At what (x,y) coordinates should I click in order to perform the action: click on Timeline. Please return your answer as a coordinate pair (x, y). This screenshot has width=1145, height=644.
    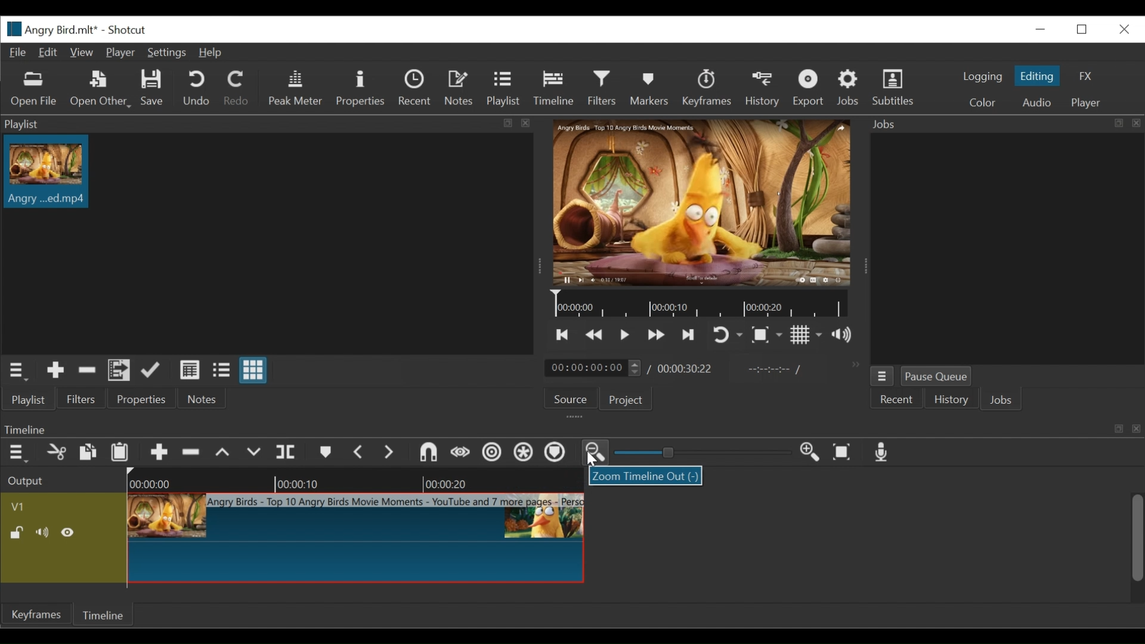
    Looking at the image, I should click on (700, 302).